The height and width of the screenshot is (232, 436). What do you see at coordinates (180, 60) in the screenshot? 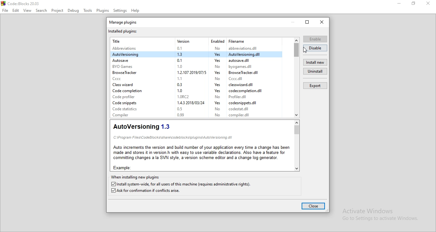
I see `0.1` at bounding box center [180, 60].